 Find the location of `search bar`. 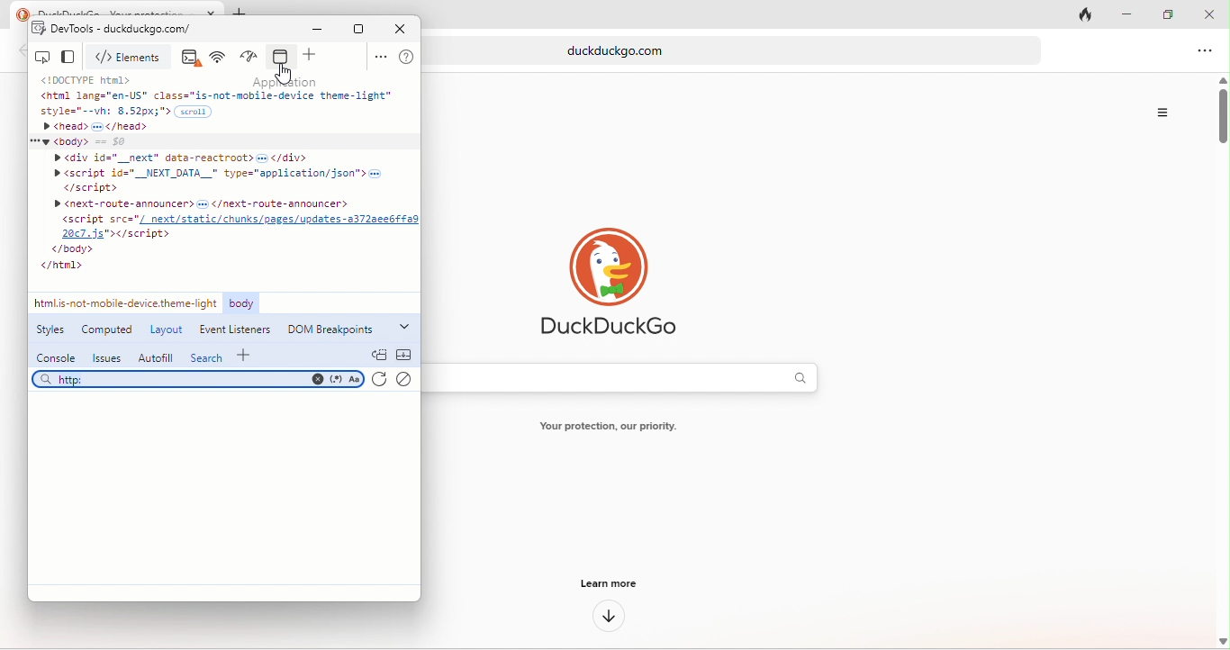

search bar is located at coordinates (630, 377).